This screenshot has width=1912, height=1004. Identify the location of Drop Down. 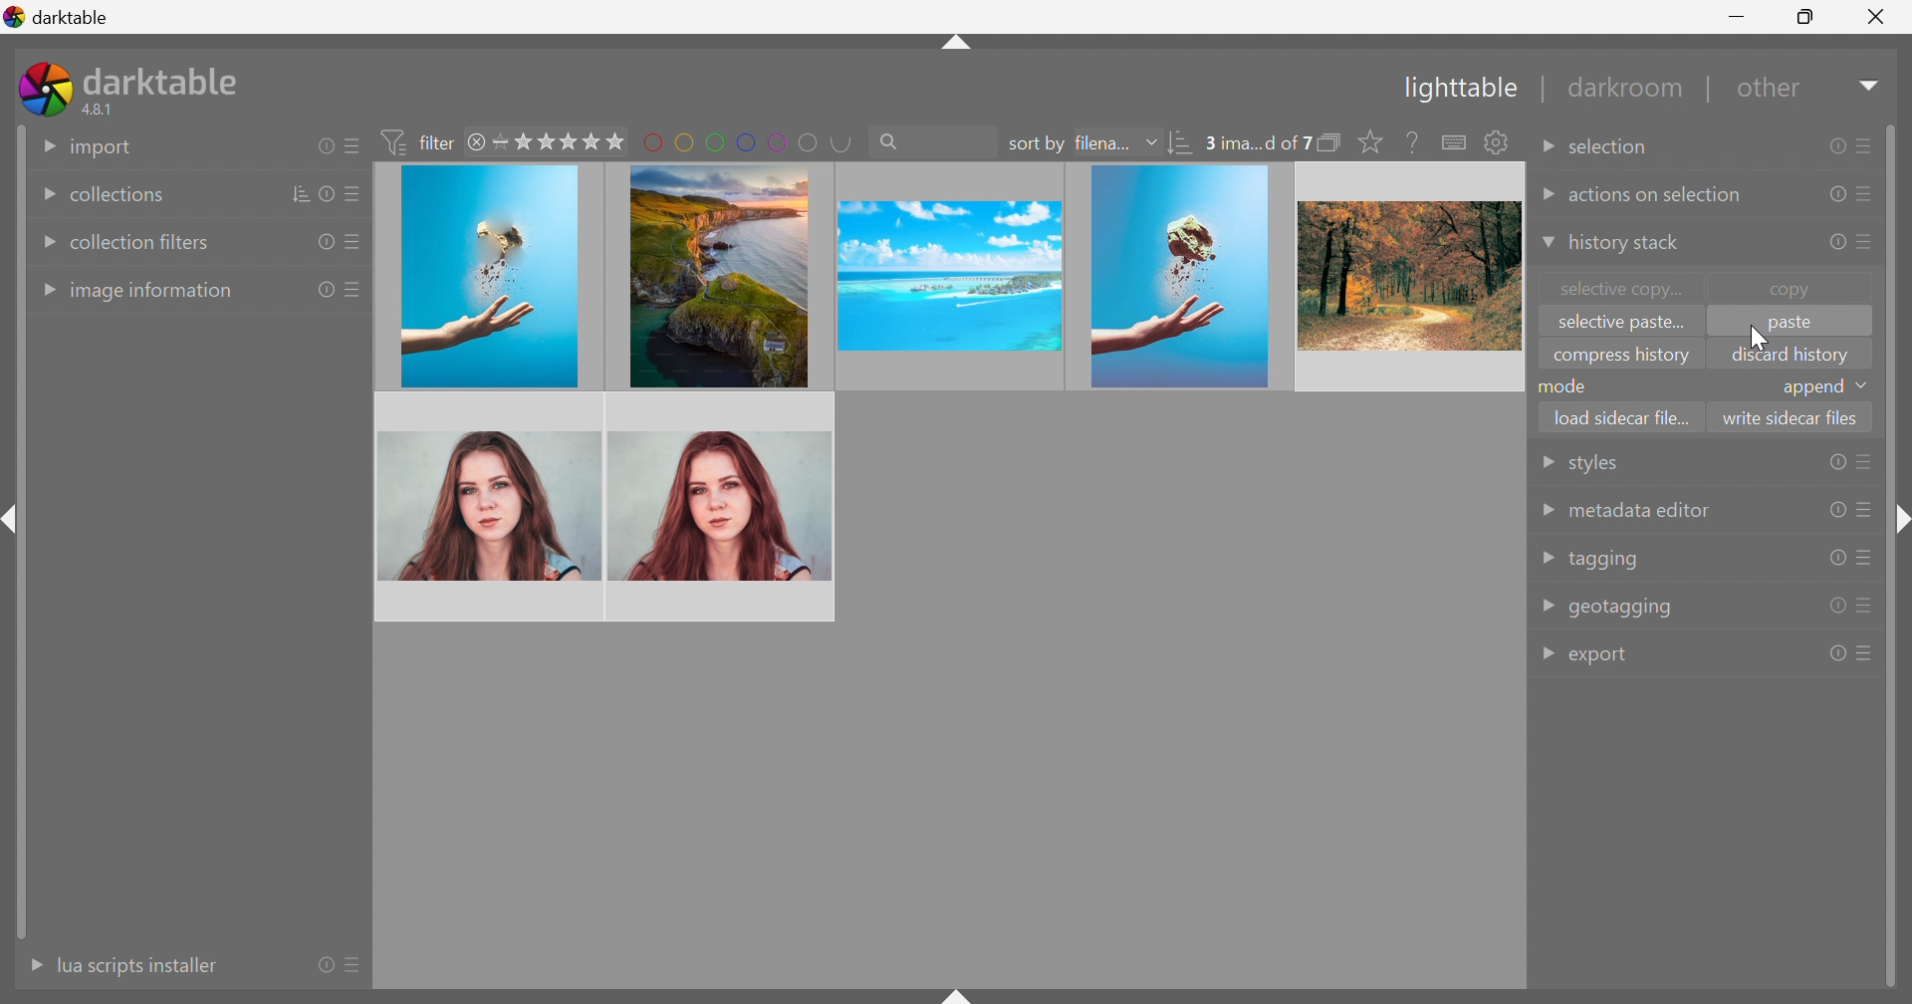
(44, 144).